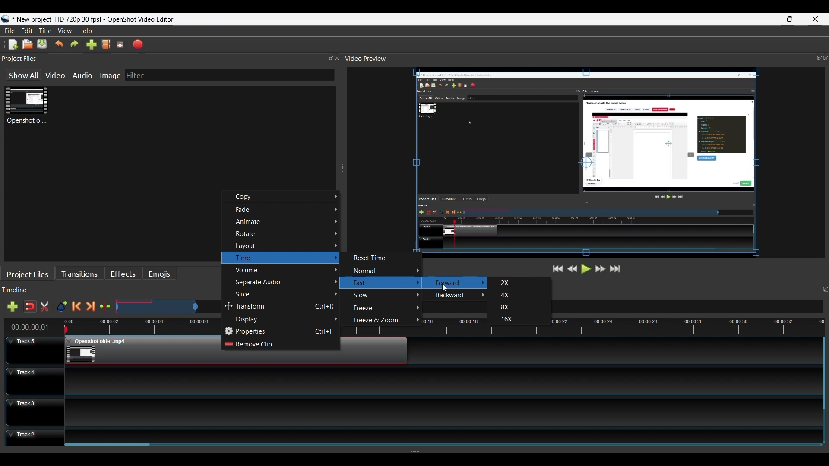  Describe the element at coordinates (440, 411) in the screenshot. I see `Track Panel` at that location.